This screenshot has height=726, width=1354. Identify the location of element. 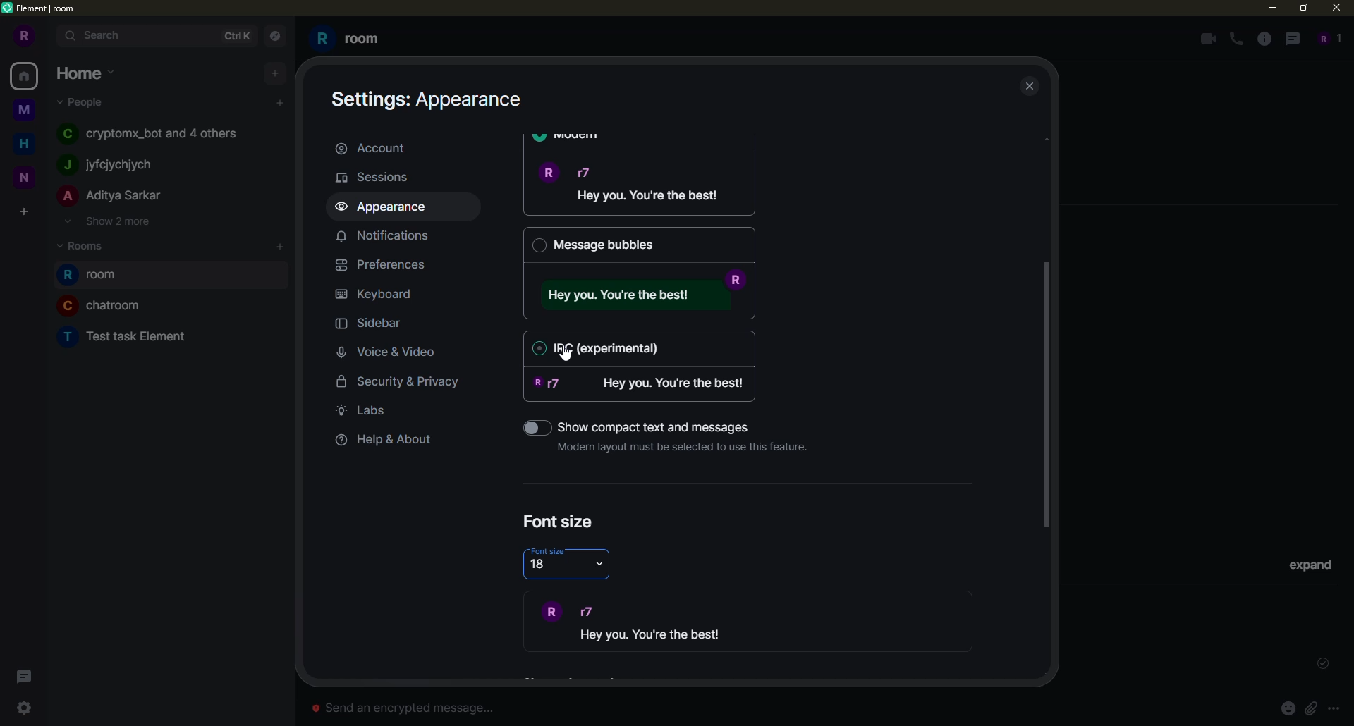
(41, 9).